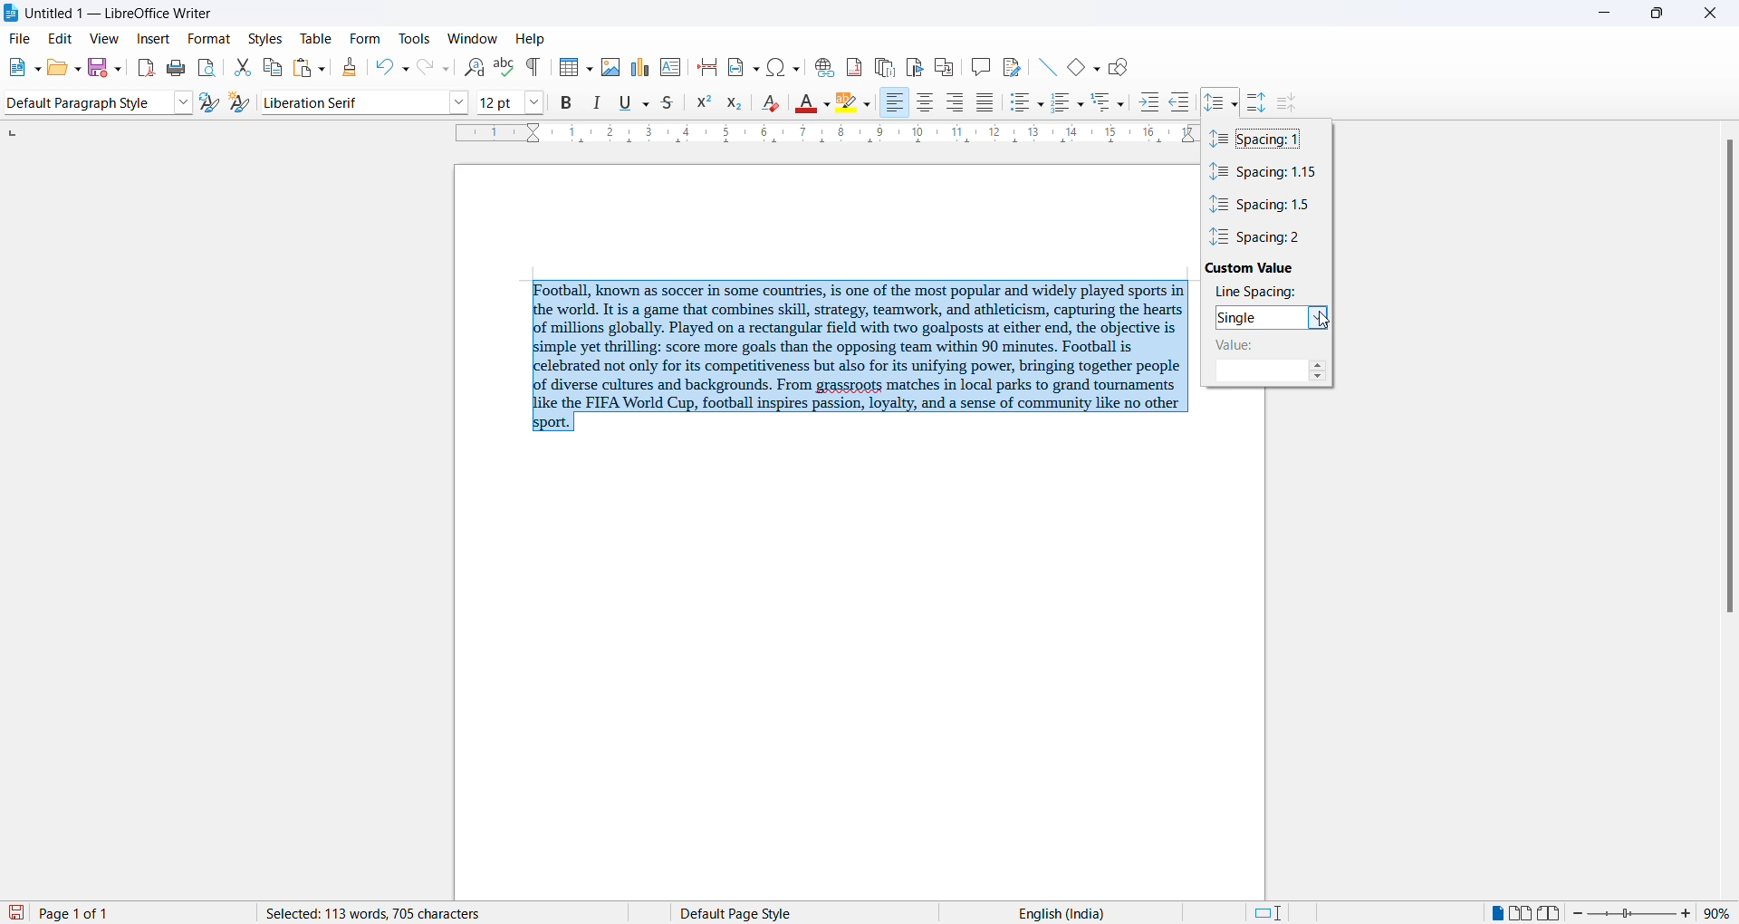 This screenshot has height=924, width=1739. What do you see at coordinates (1657, 15) in the screenshot?
I see `maximize` at bounding box center [1657, 15].